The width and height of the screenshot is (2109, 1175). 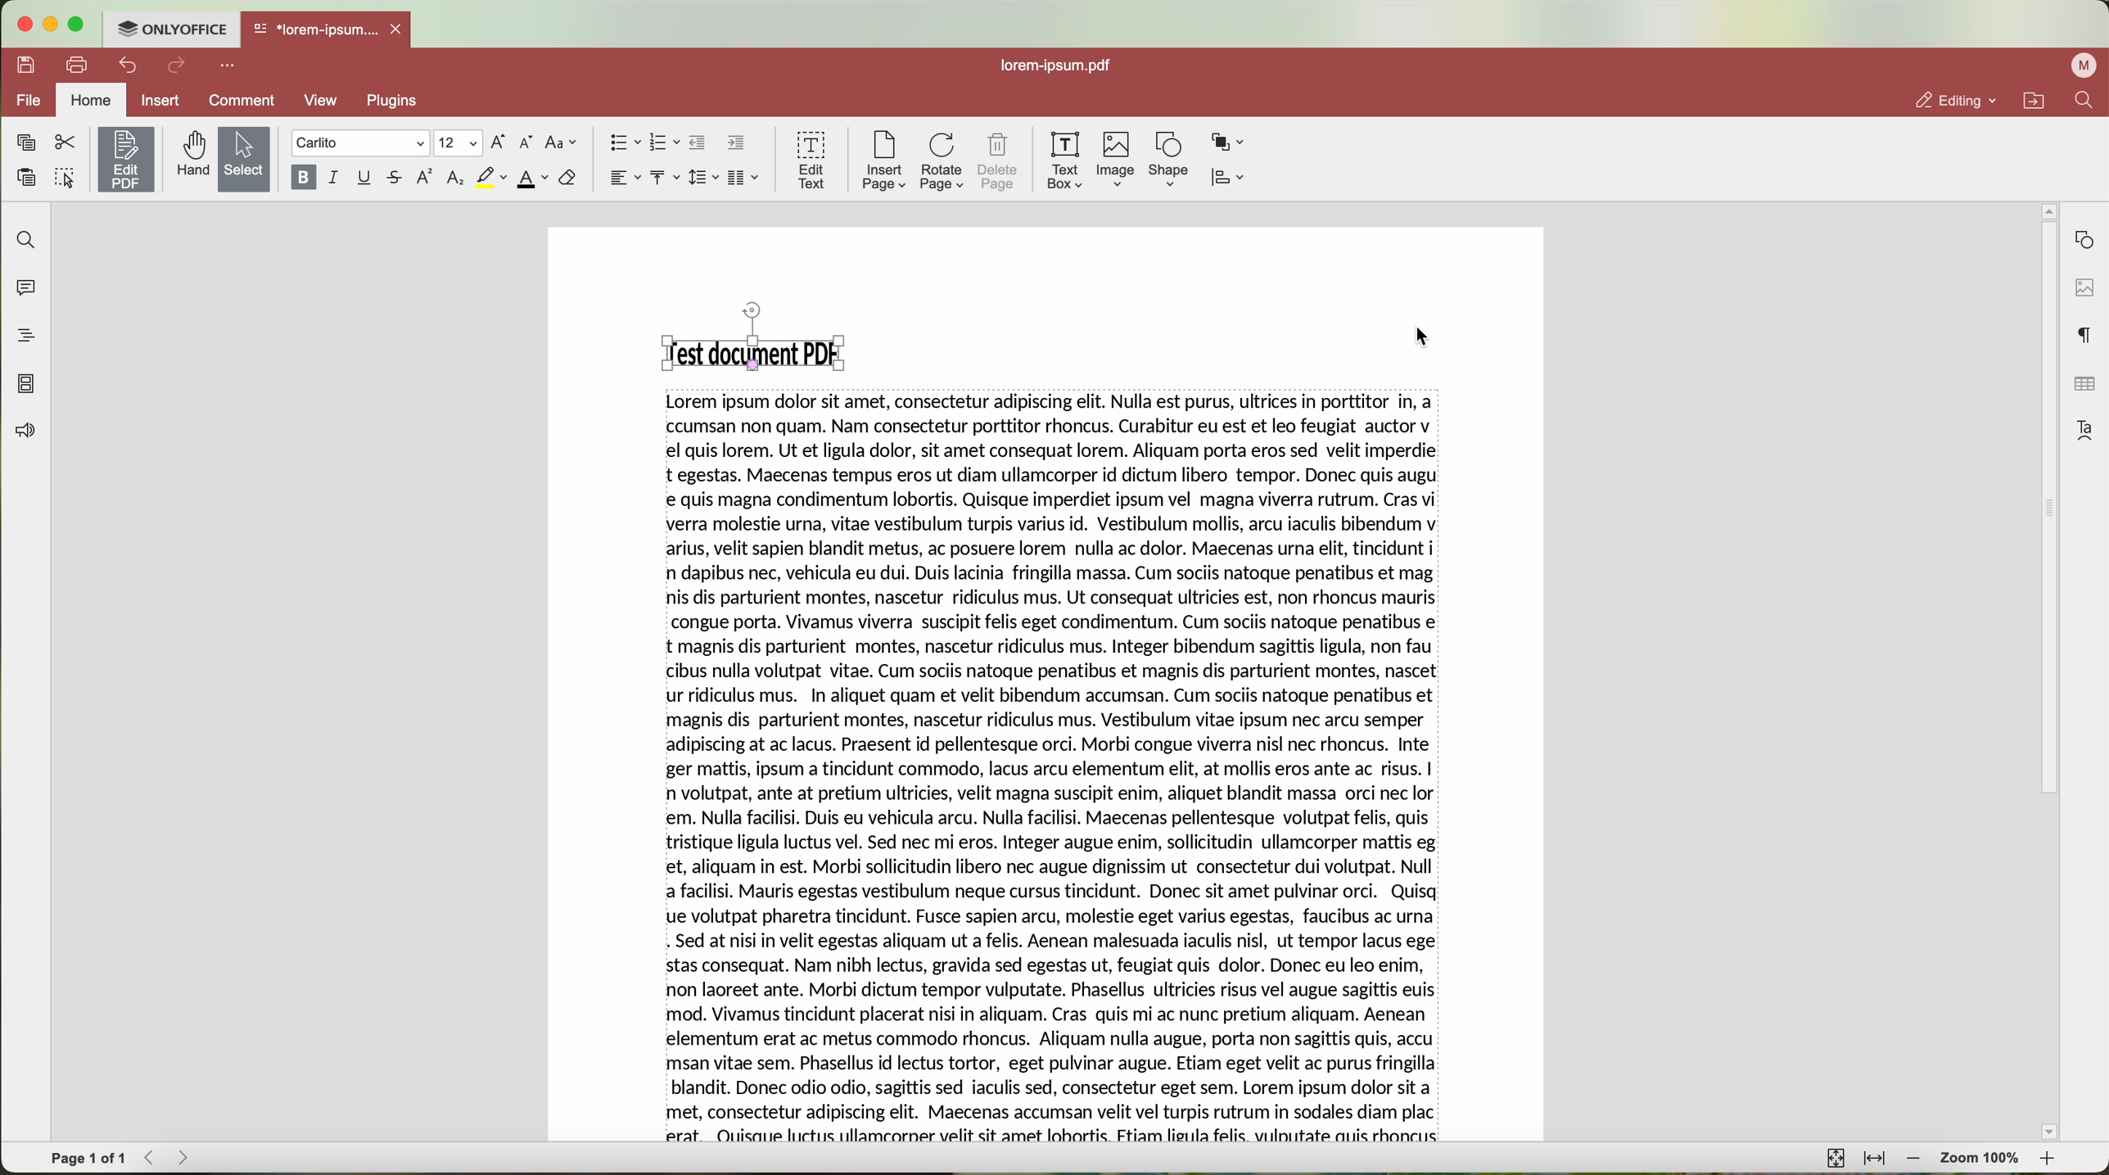 I want to click on shape, so click(x=1167, y=161).